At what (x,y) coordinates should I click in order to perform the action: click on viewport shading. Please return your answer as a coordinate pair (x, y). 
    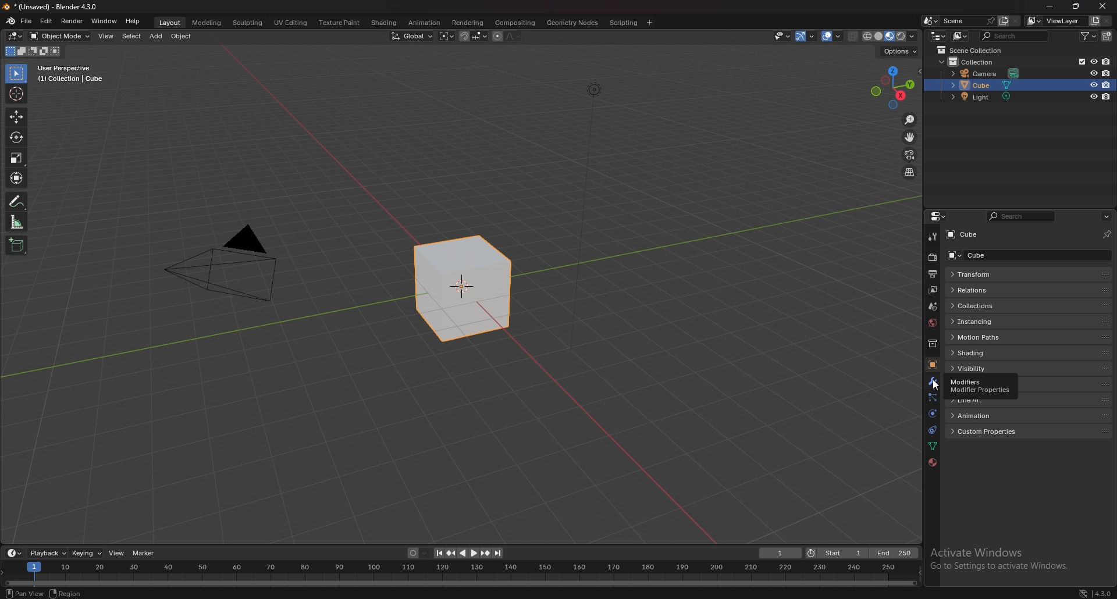
    Looking at the image, I should click on (890, 35).